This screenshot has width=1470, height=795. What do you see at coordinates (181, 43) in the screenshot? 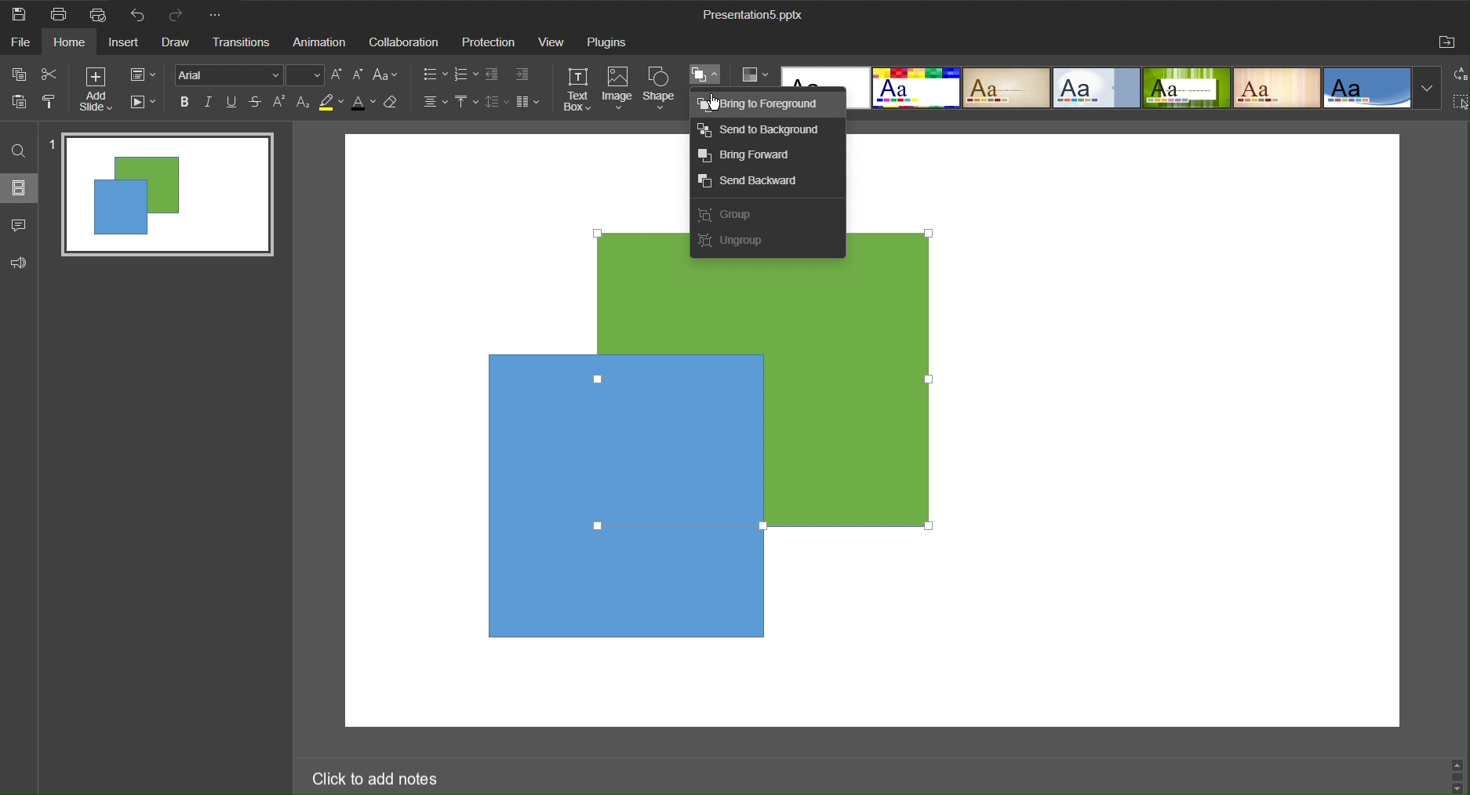
I see `Draw` at bounding box center [181, 43].